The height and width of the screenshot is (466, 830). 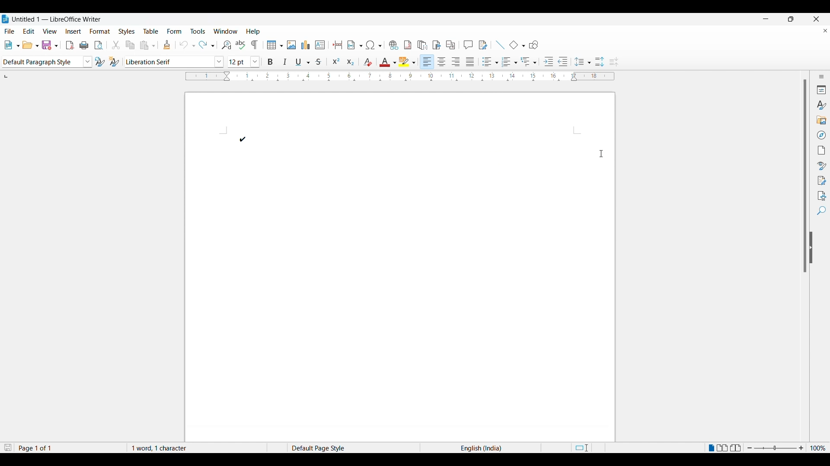 What do you see at coordinates (452, 45) in the screenshot?
I see `insert cross references` at bounding box center [452, 45].